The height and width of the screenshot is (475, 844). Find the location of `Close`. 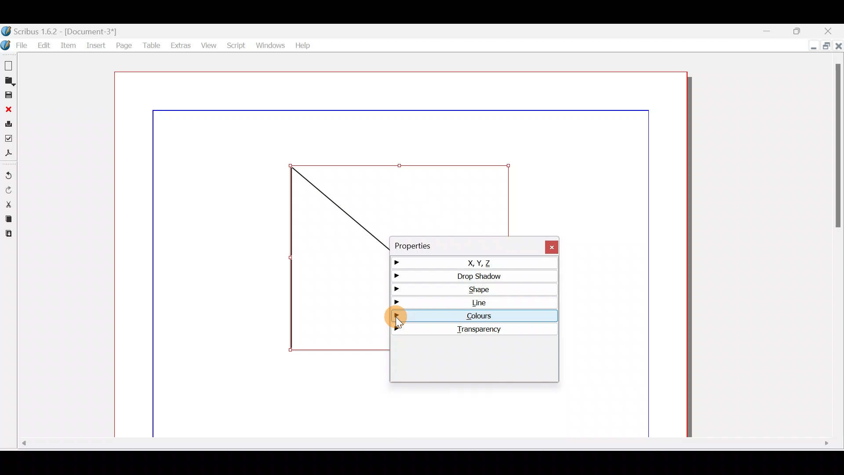

Close is located at coordinates (838, 47).